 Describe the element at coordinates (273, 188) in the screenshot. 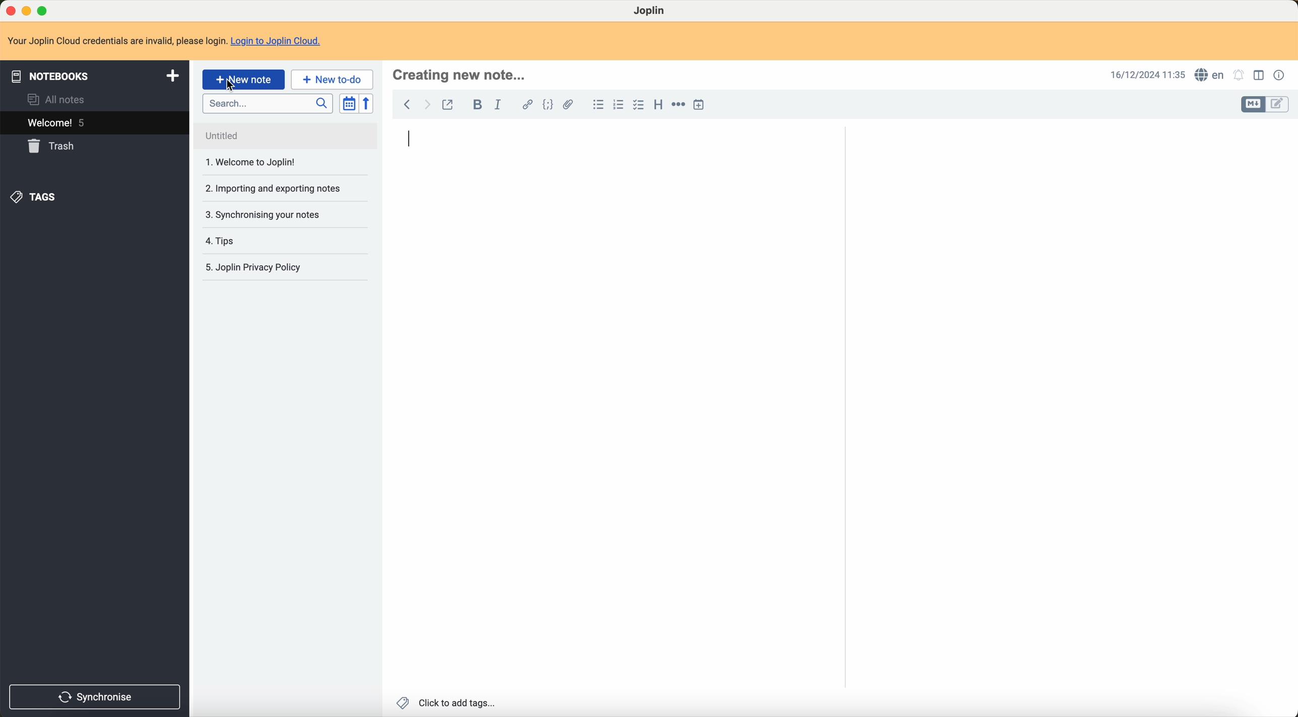

I see `2.importing and exporting notes` at that location.